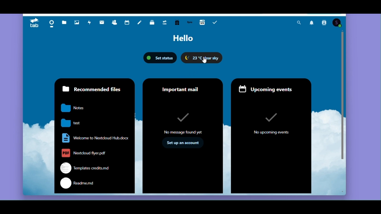 Image resolution: width=381 pixels, height=214 pixels. Describe the element at coordinates (140, 23) in the screenshot. I see `Notes` at that location.